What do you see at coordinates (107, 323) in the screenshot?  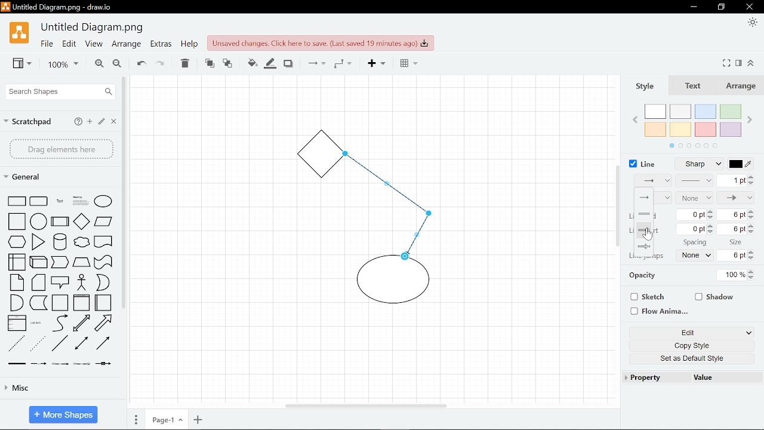 I see `shape` at bounding box center [107, 323].